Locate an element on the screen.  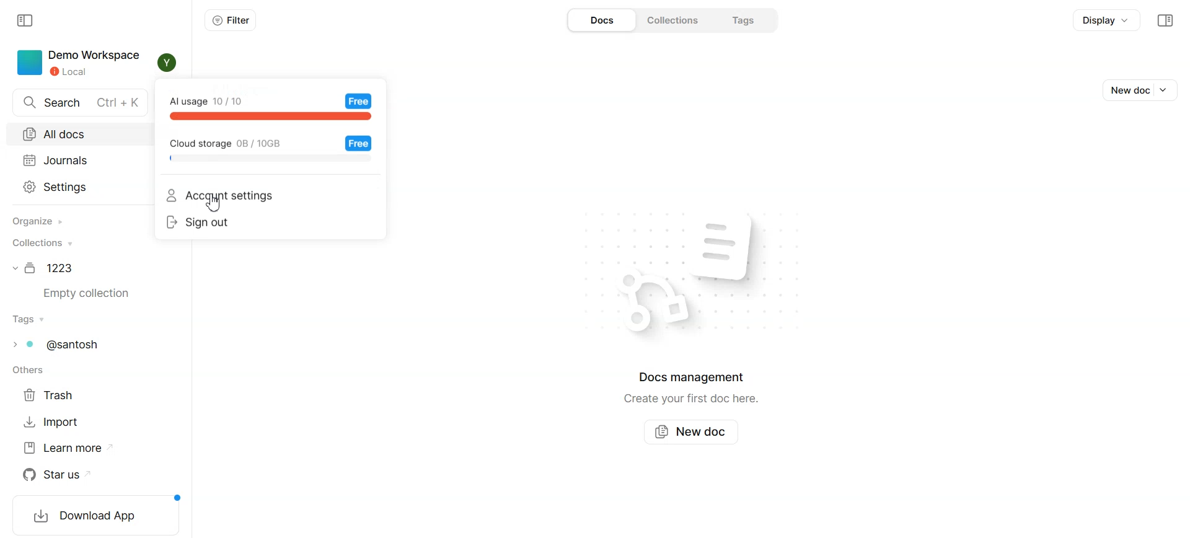
Download App is located at coordinates (93, 515).